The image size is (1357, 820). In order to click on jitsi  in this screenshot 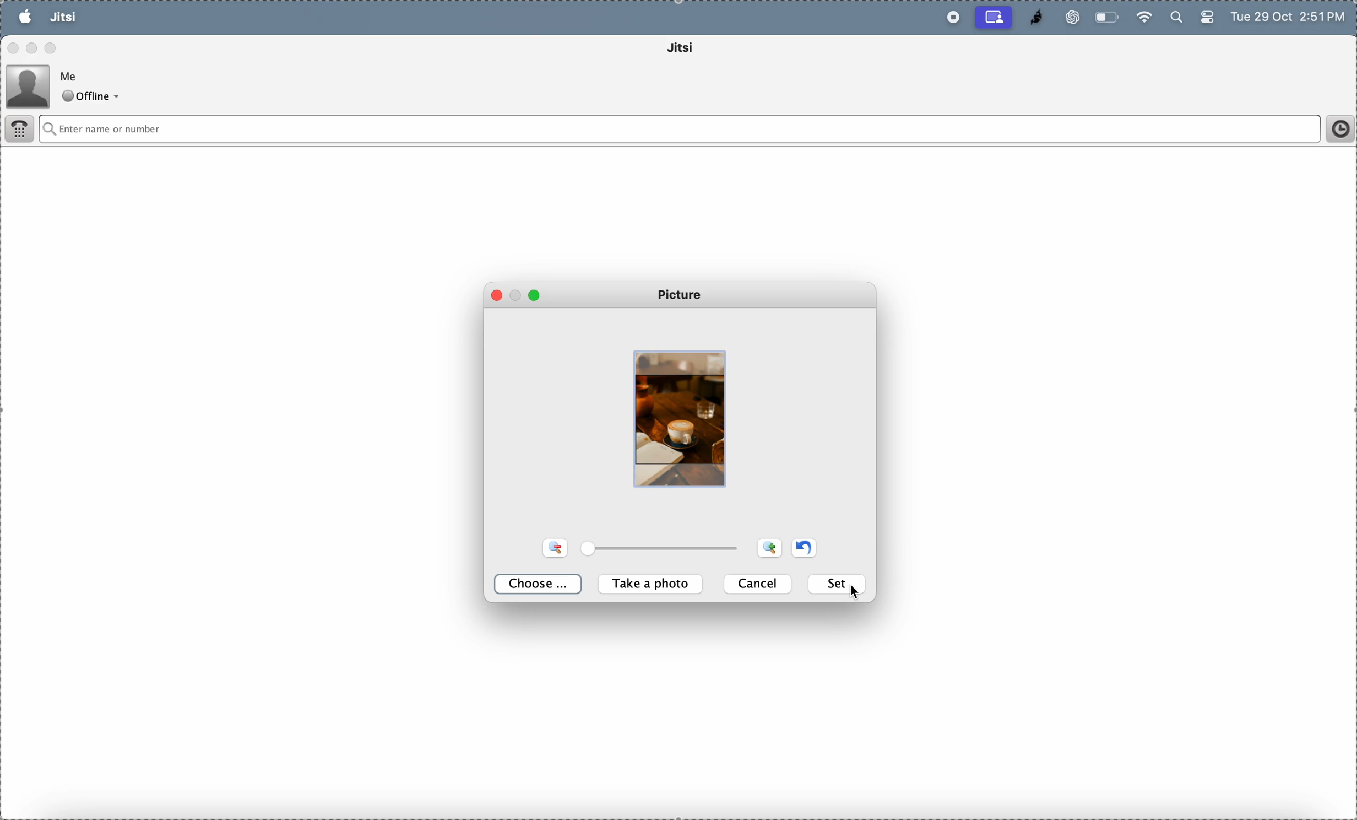, I will do `click(696, 50)`.